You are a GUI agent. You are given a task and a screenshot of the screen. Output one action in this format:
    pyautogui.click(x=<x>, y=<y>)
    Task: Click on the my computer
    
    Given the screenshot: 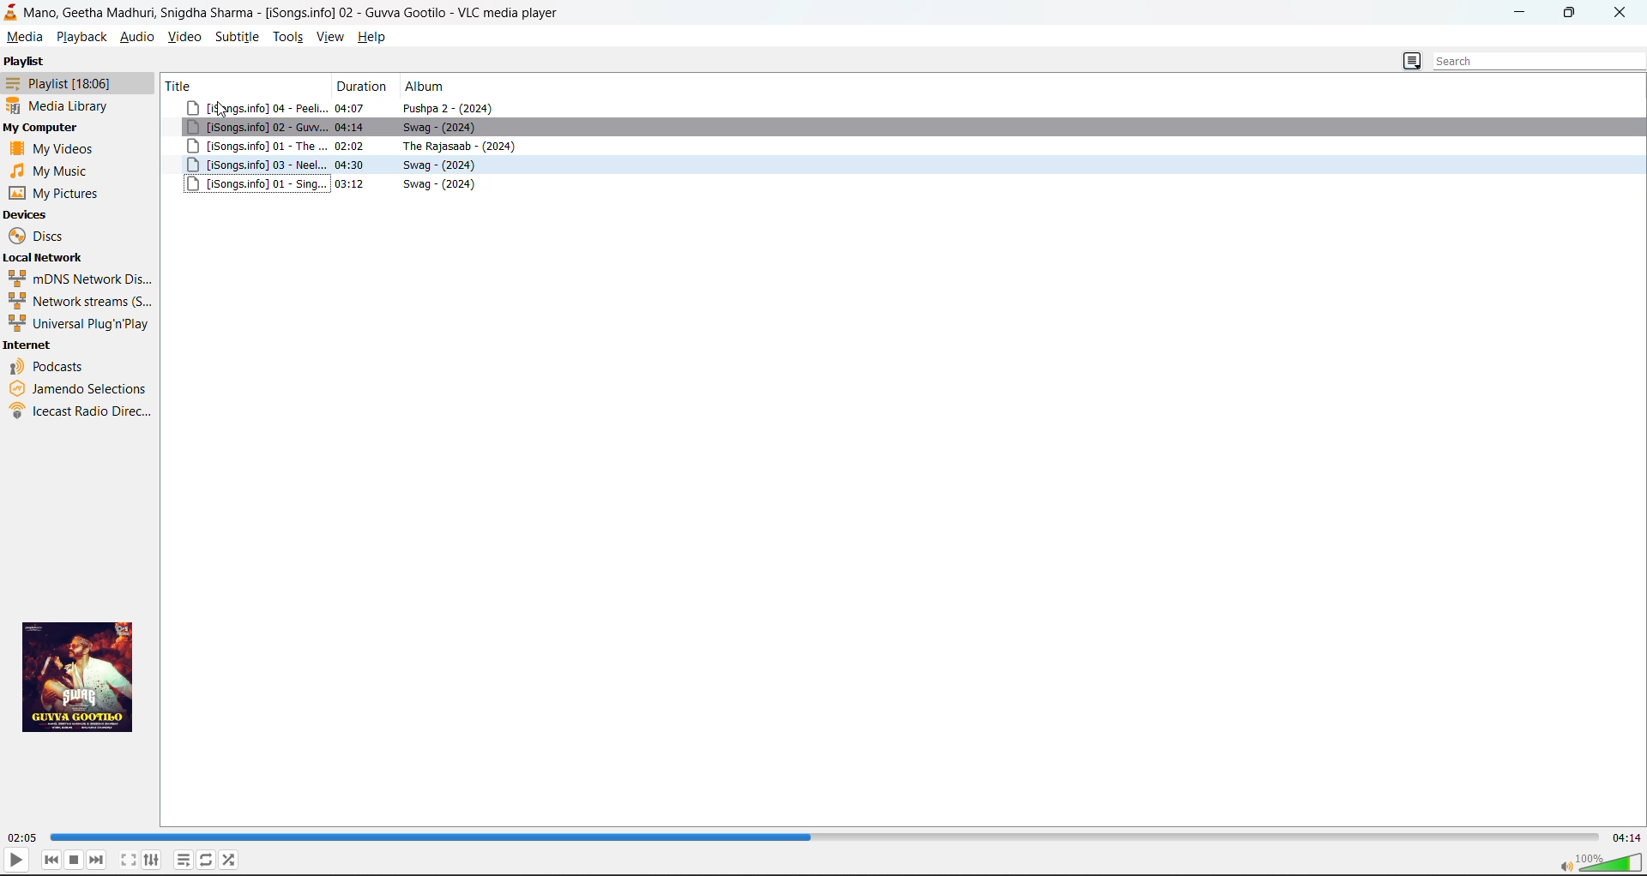 What is the action you would take?
    pyautogui.click(x=42, y=128)
    